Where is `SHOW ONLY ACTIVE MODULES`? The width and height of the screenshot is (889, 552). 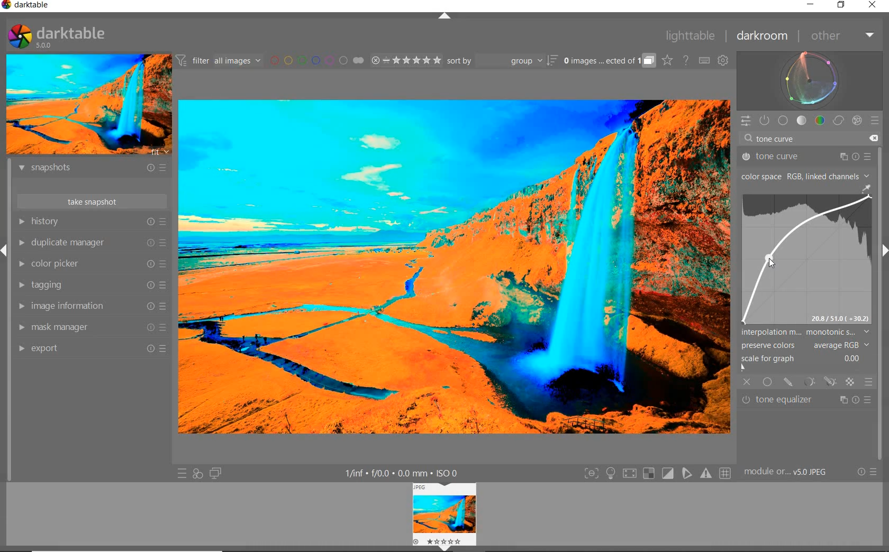 SHOW ONLY ACTIVE MODULES is located at coordinates (765, 121).